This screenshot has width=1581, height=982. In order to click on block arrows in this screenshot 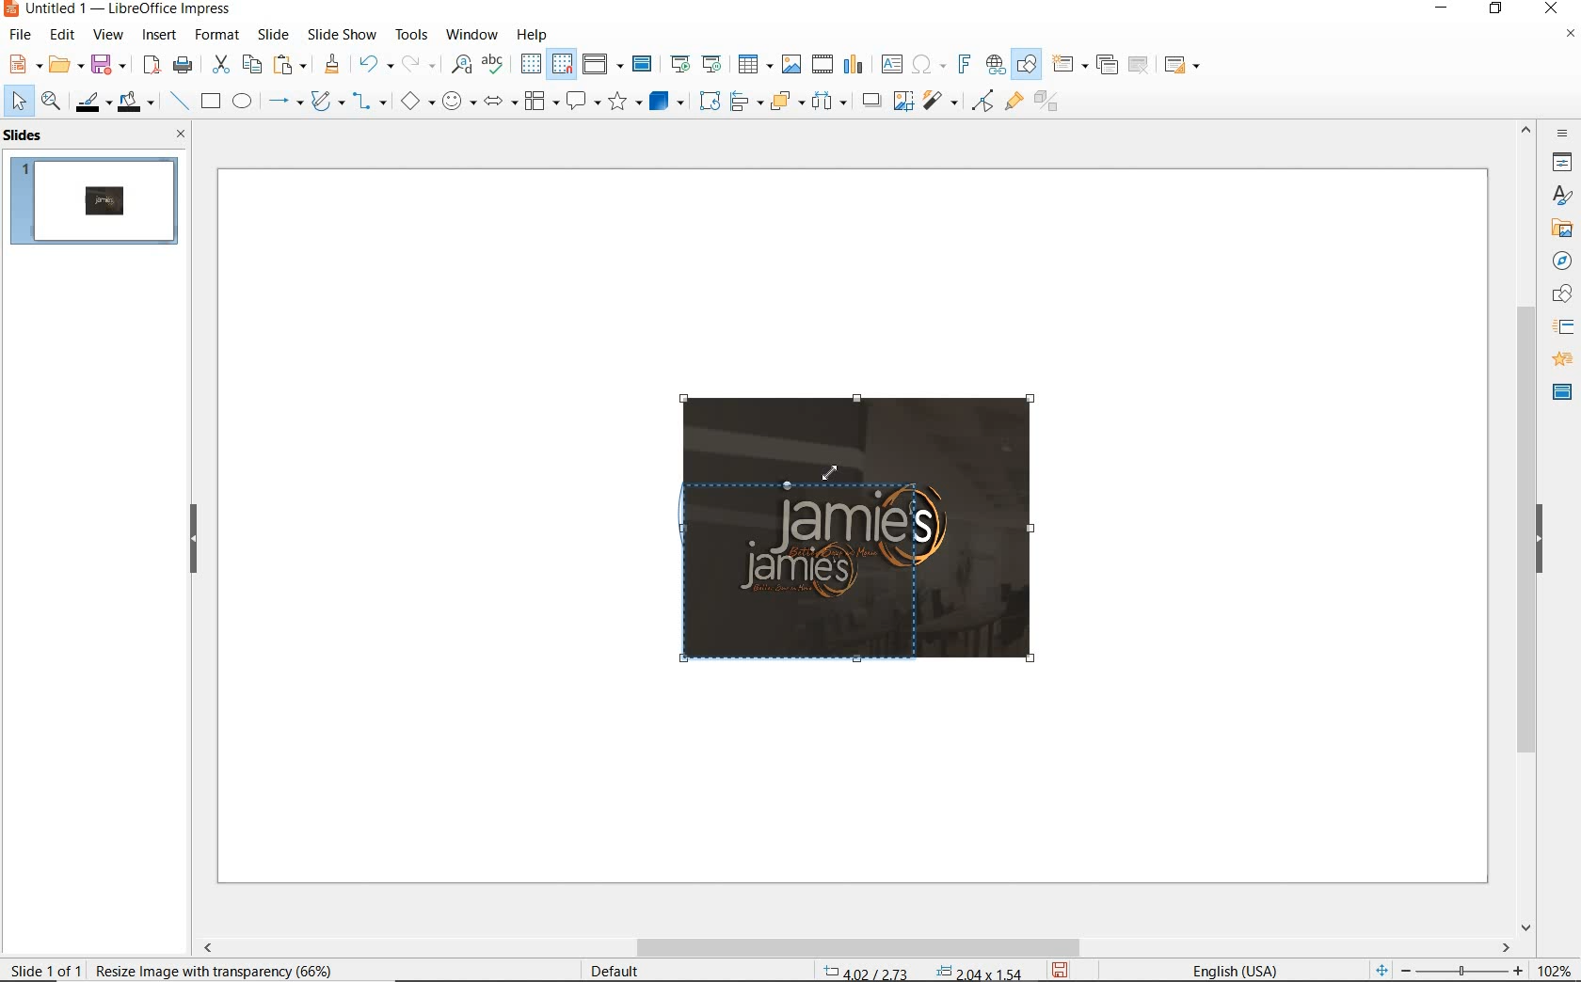, I will do `click(497, 103)`.